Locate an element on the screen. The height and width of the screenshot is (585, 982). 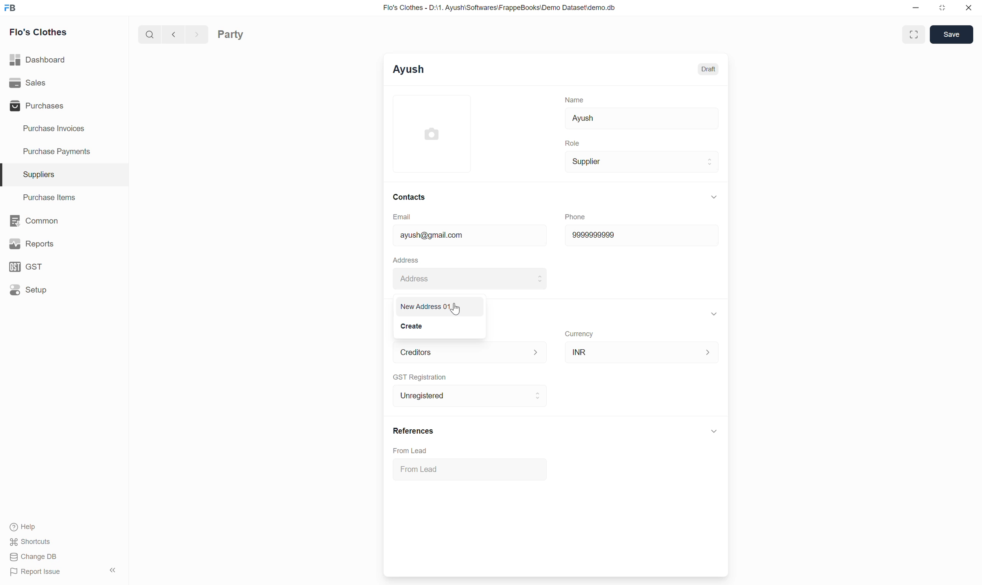
Shortcuts is located at coordinates (31, 542).